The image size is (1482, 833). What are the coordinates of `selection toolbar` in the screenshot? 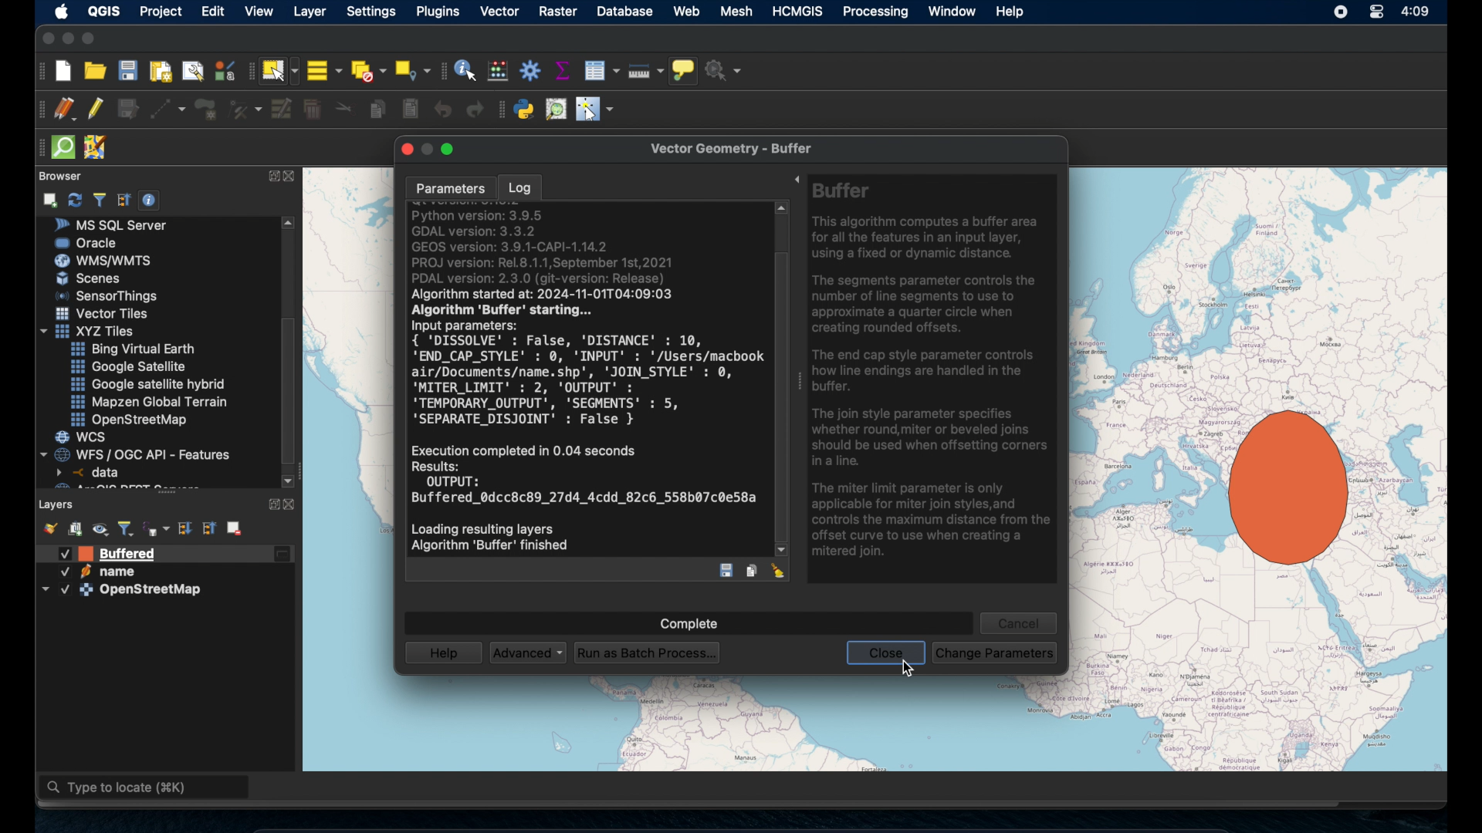 It's located at (247, 73).